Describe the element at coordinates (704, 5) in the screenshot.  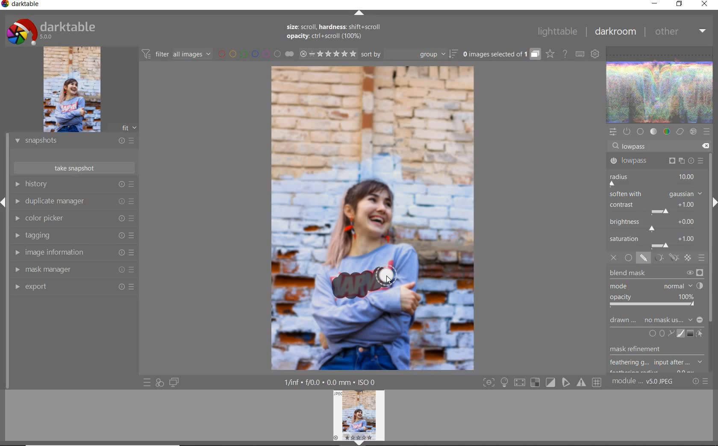
I see `close` at that location.